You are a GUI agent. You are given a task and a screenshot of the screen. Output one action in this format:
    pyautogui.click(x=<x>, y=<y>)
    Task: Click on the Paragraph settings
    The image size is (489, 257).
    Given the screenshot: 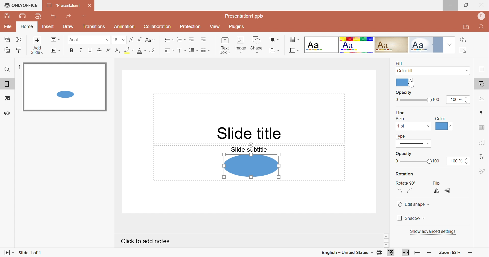 What is the action you would take?
    pyautogui.click(x=482, y=113)
    